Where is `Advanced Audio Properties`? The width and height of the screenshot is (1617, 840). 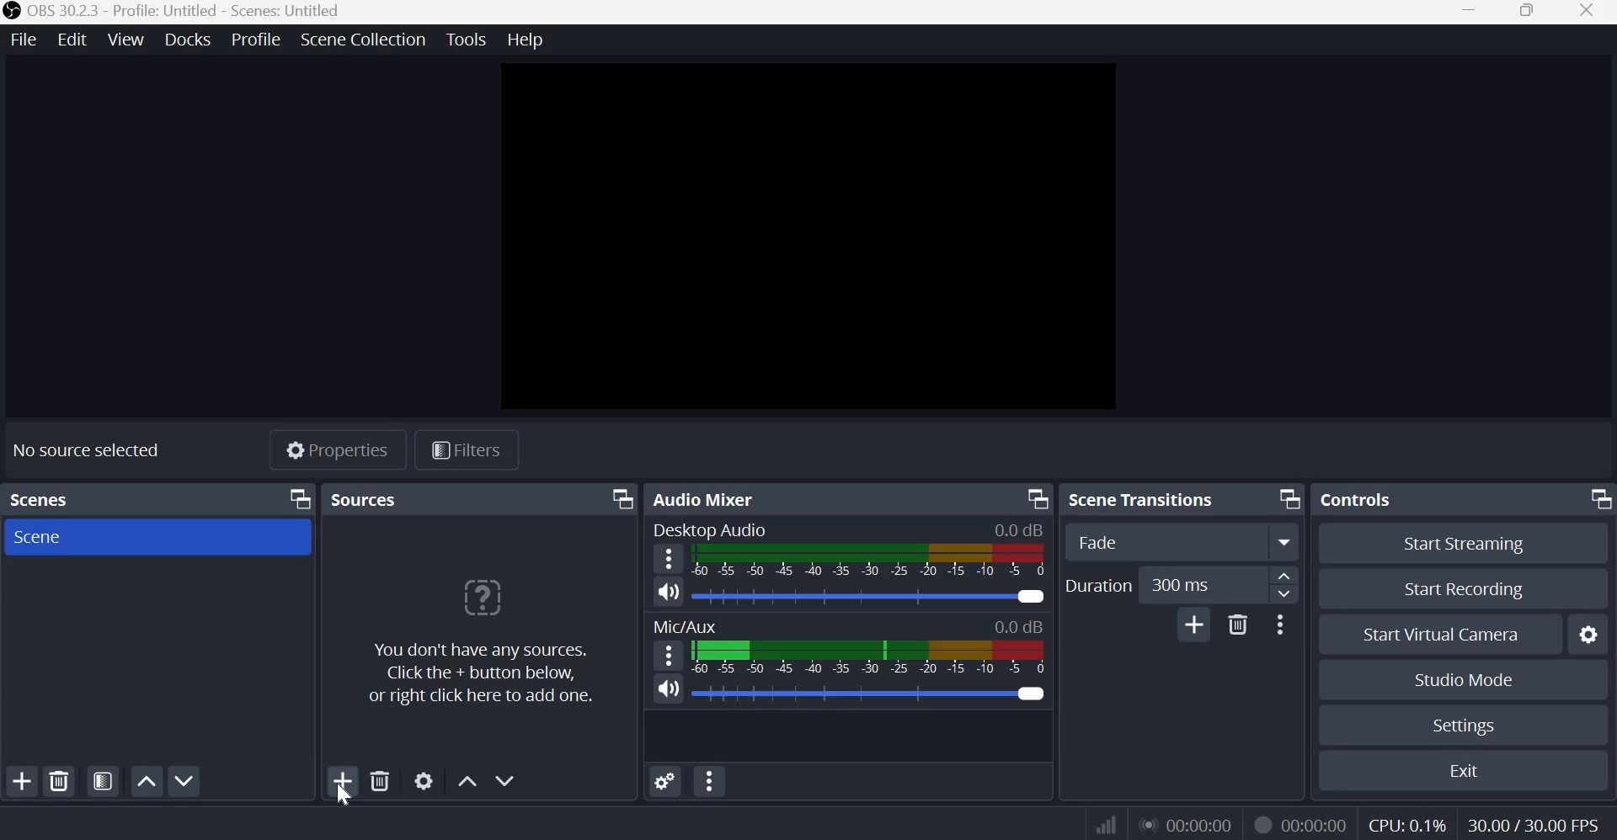 Advanced Audio Properties is located at coordinates (666, 781).